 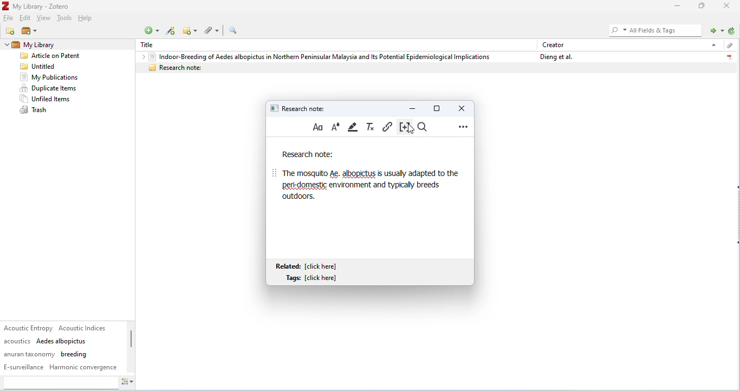 What do you see at coordinates (654, 30) in the screenshot?
I see `all fields and tagd` at bounding box center [654, 30].